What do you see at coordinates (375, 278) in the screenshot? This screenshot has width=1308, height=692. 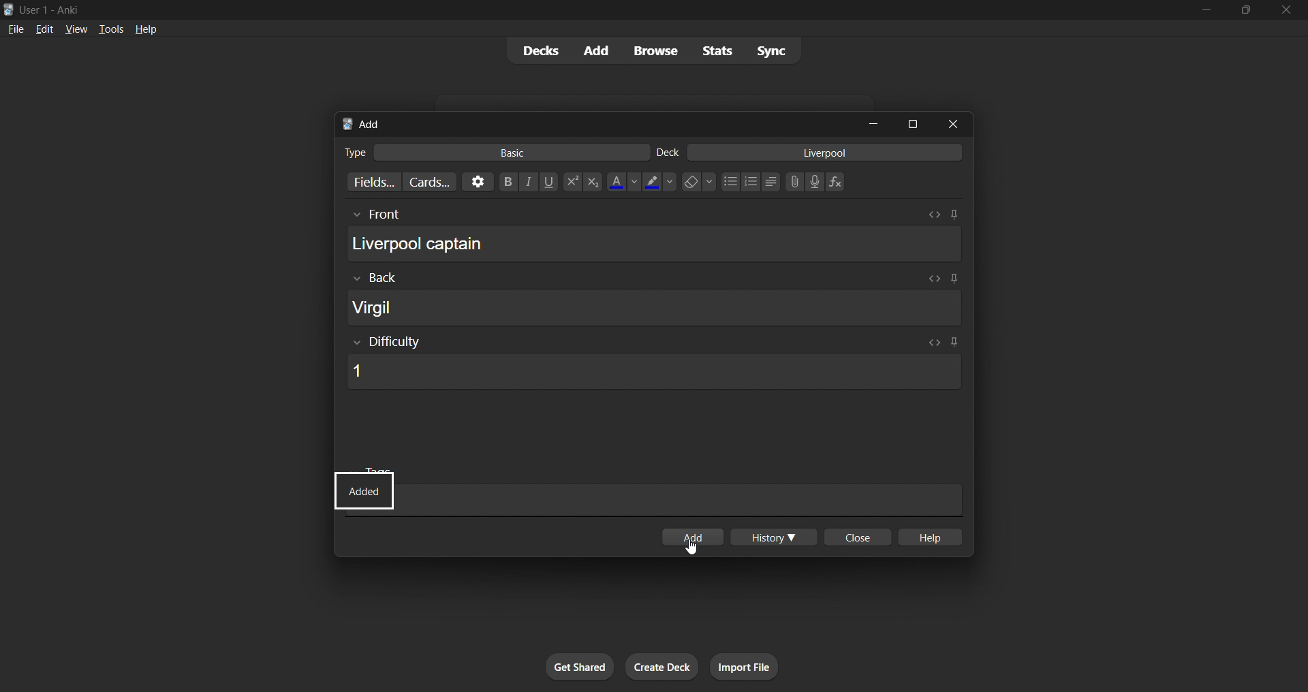 I see `` at bounding box center [375, 278].